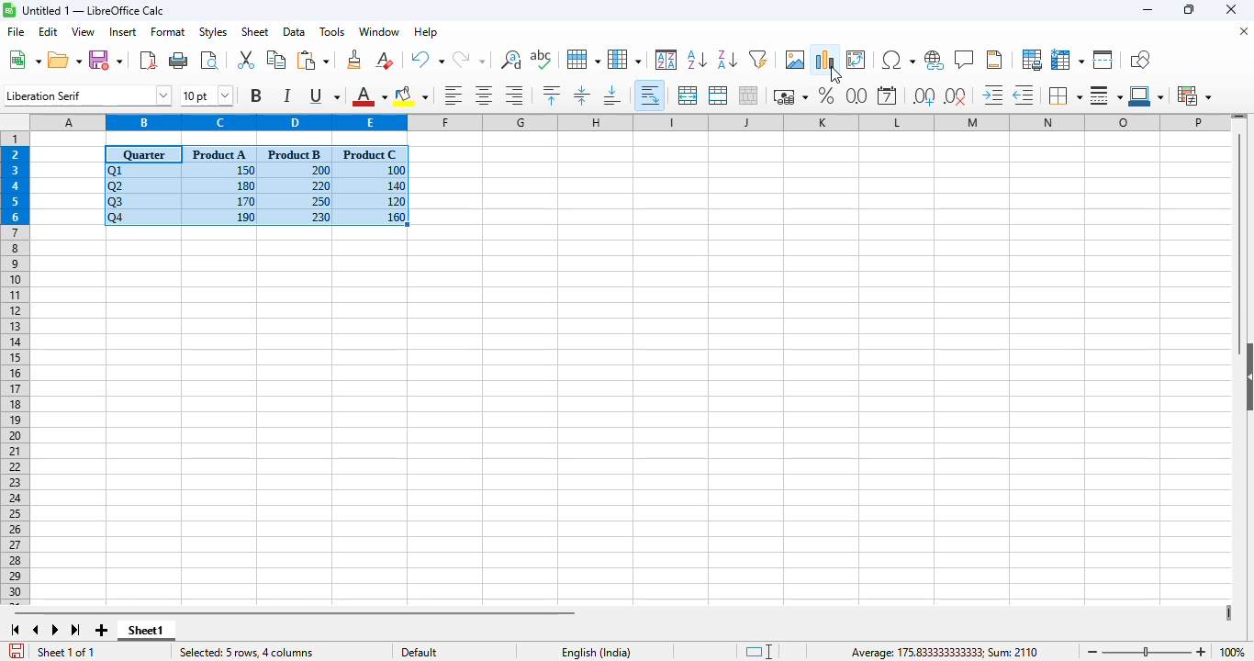  Describe the element at coordinates (245, 653) in the screenshot. I see `selected: 5 rows, 4 columns` at that location.